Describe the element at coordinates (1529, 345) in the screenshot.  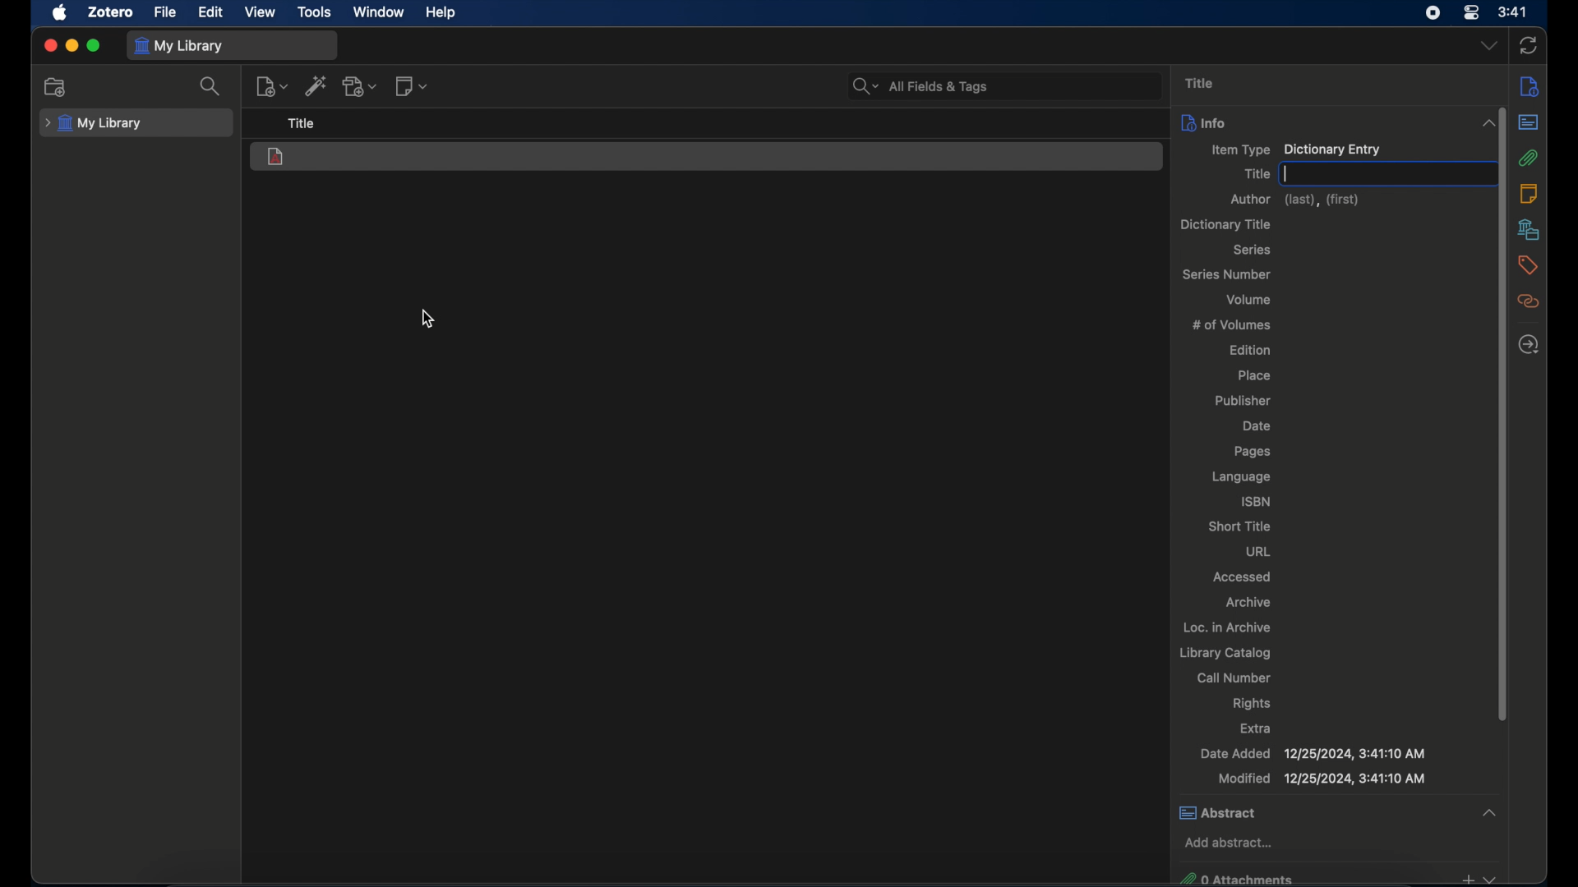
I see `locate` at that location.